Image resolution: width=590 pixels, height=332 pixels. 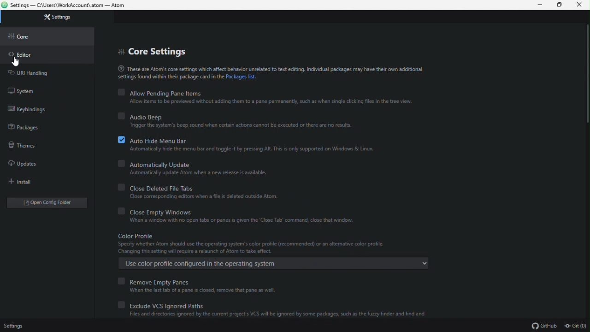 I want to click on github, so click(x=545, y=326).